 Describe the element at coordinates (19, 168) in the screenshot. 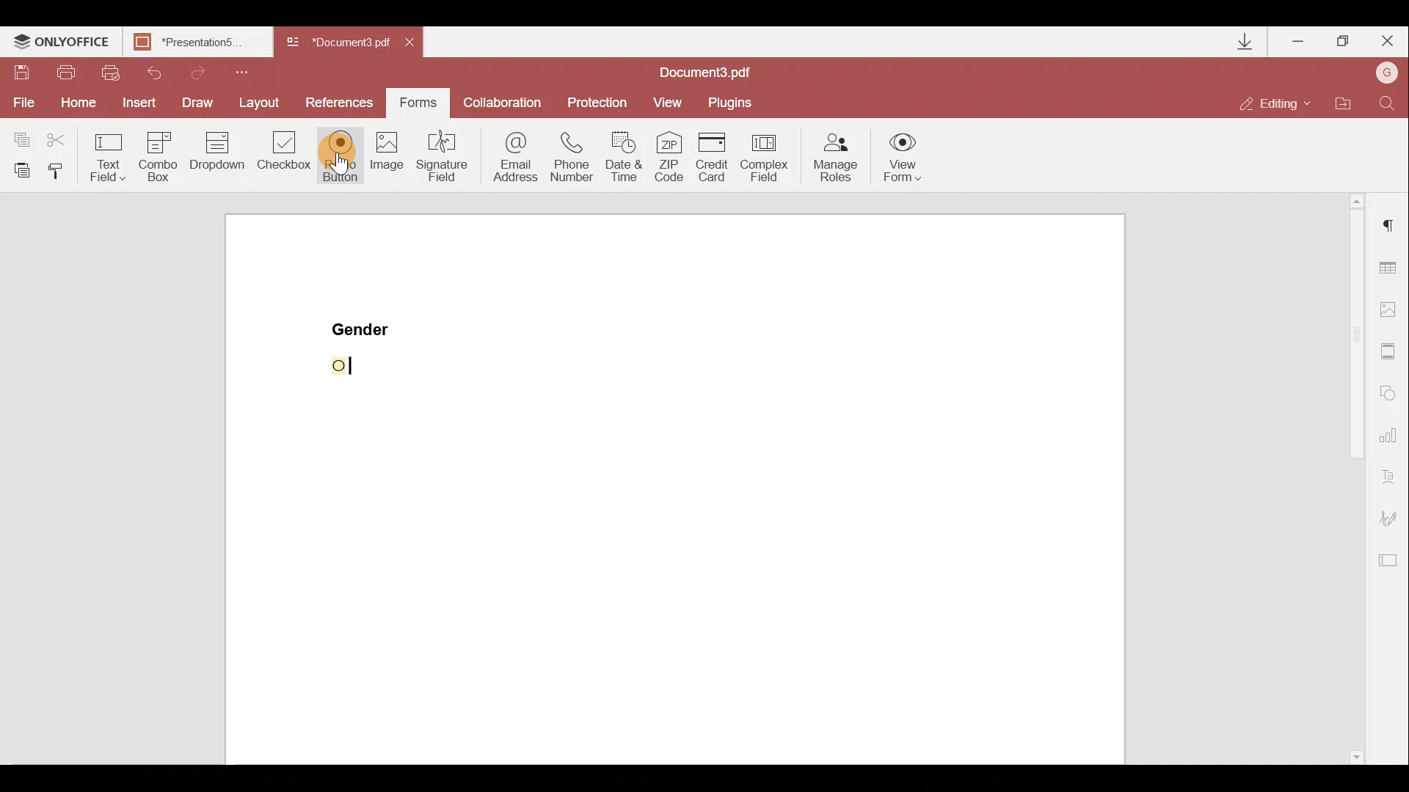

I see `Paste` at that location.